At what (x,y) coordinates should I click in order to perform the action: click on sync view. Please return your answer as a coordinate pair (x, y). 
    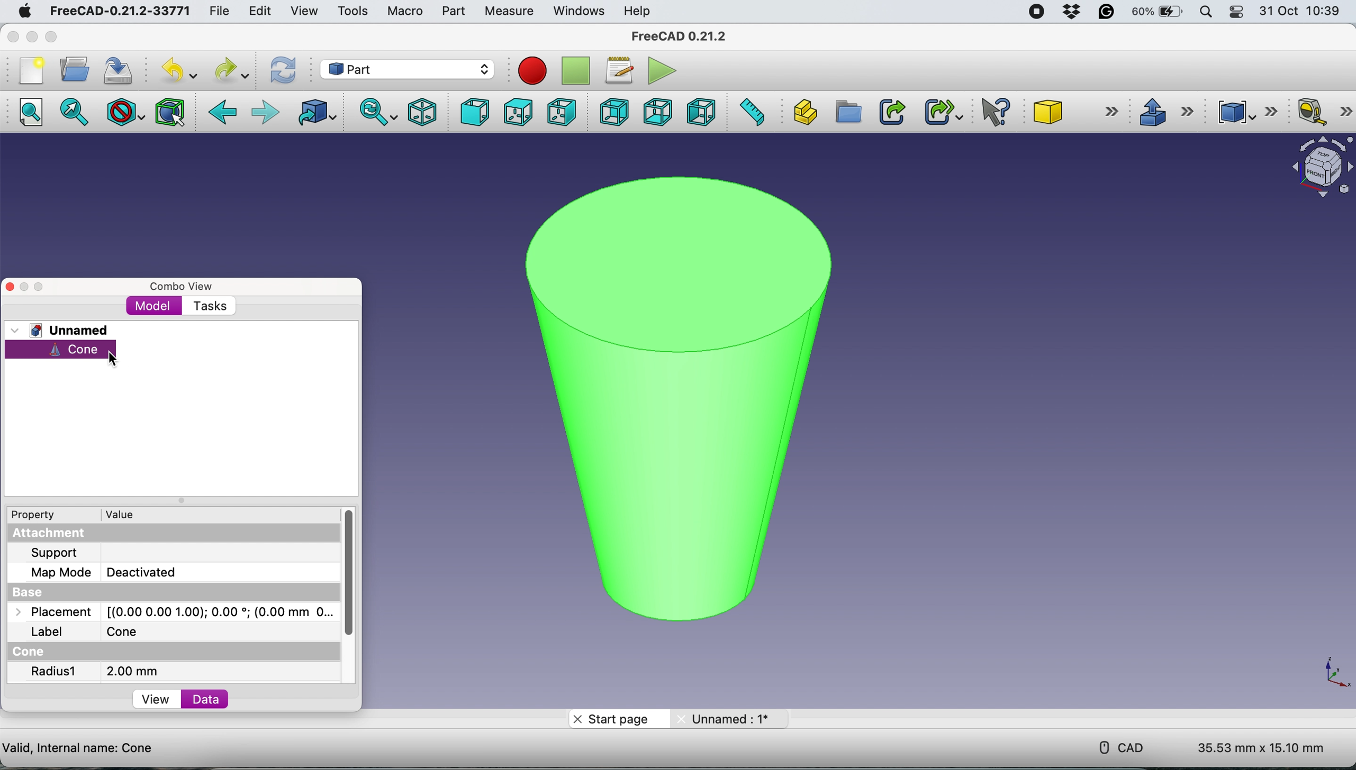
    Looking at the image, I should click on (376, 112).